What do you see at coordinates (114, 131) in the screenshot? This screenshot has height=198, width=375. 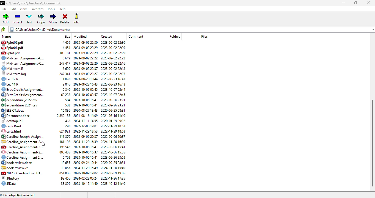 I see `2022-11-29 18:53` at bounding box center [114, 131].